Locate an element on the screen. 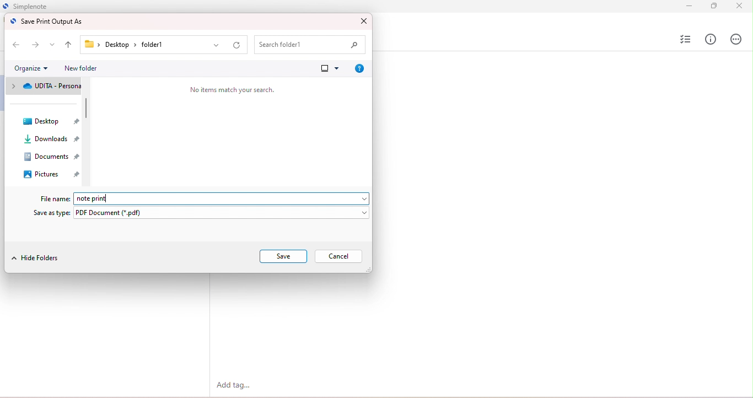  udita-personal is located at coordinates (45, 87).